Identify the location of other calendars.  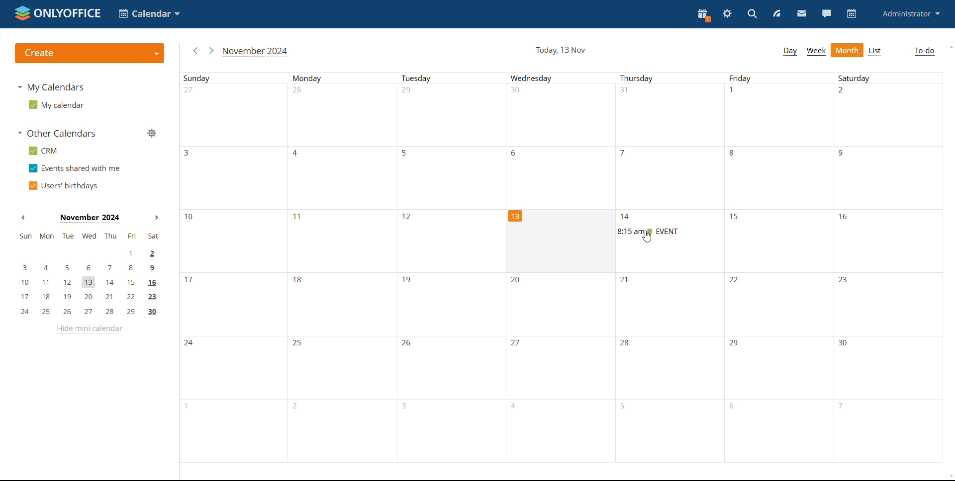
(55, 133).